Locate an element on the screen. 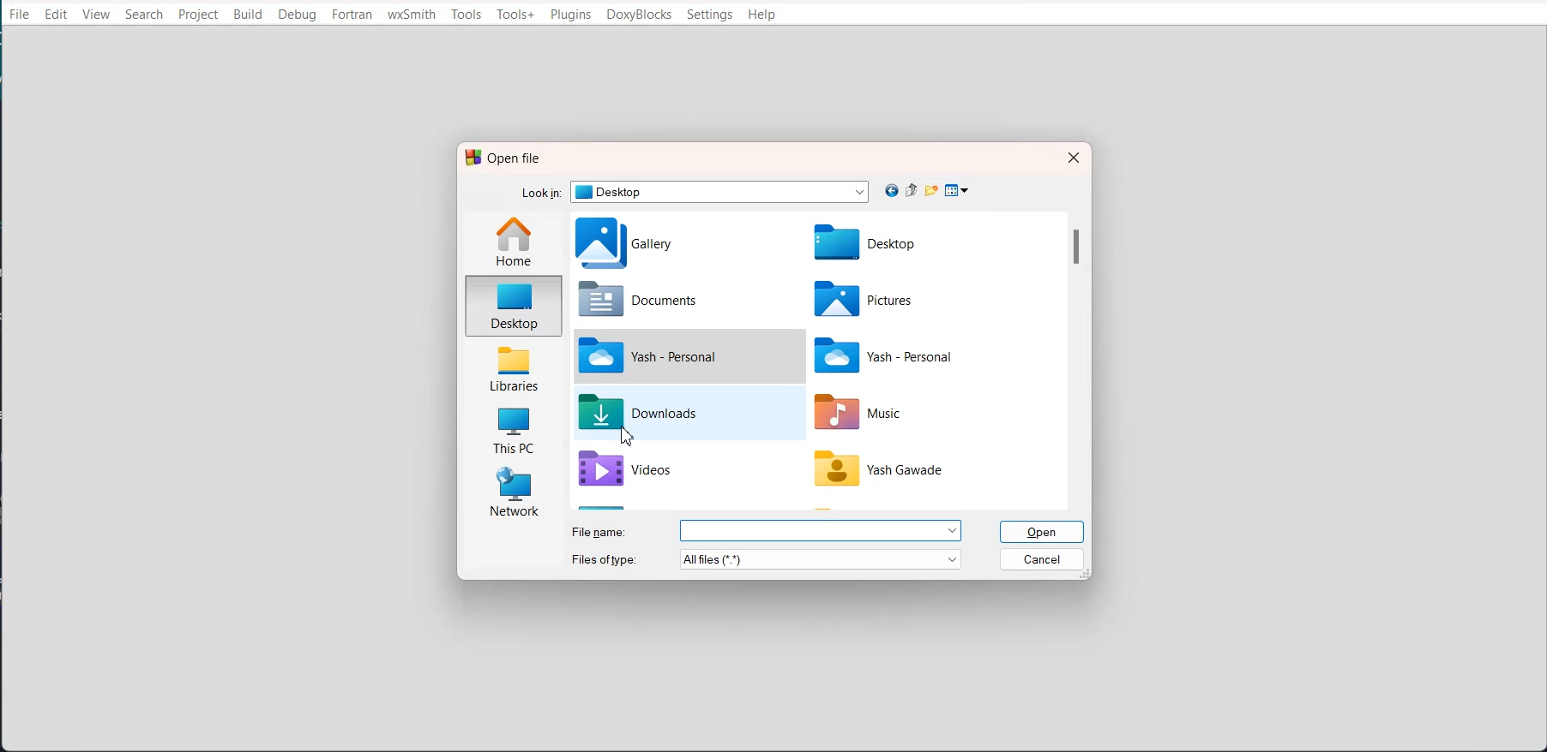  File name is located at coordinates (765, 530).